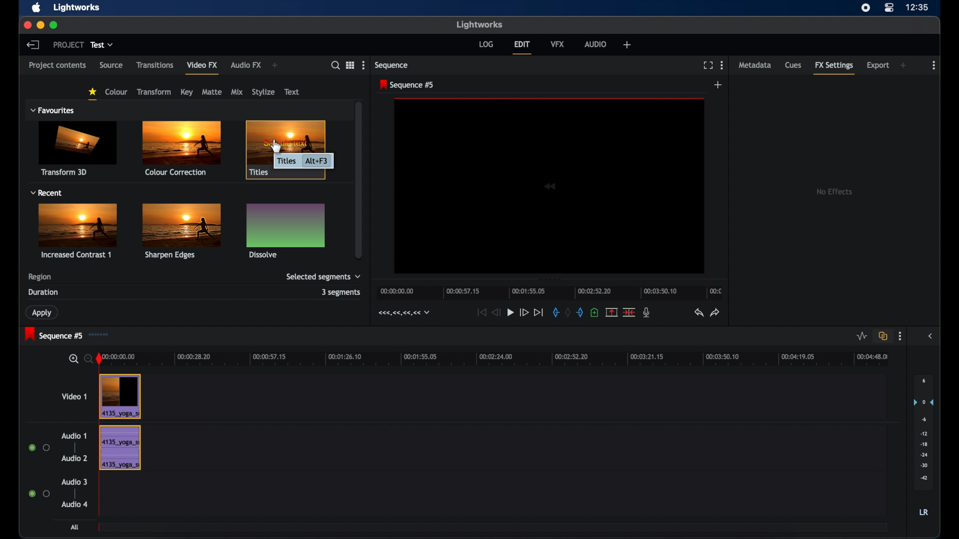  What do you see at coordinates (292, 92) in the screenshot?
I see `text` at bounding box center [292, 92].